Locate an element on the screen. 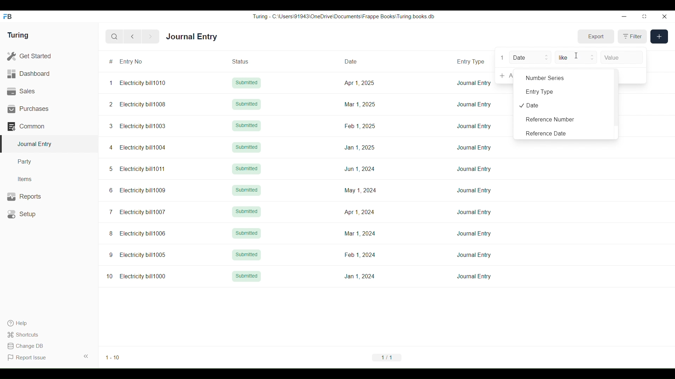 This screenshot has height=379, width=675. Shortcuts is located at coordinates (27, 335).